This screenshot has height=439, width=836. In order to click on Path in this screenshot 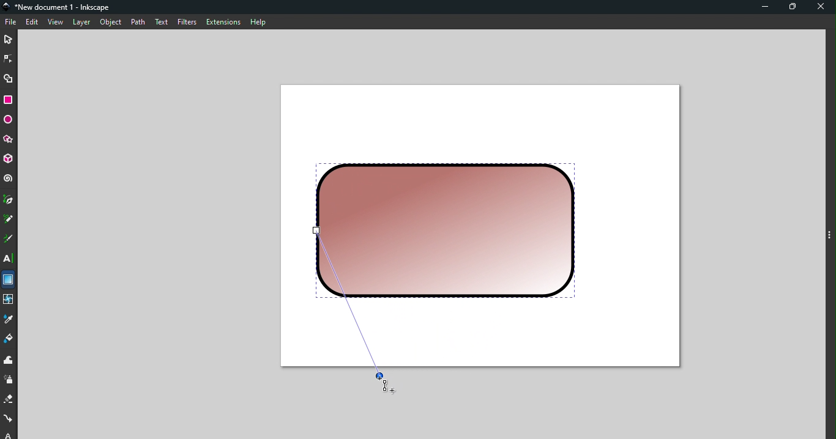, I will do `click(135, 21)`.